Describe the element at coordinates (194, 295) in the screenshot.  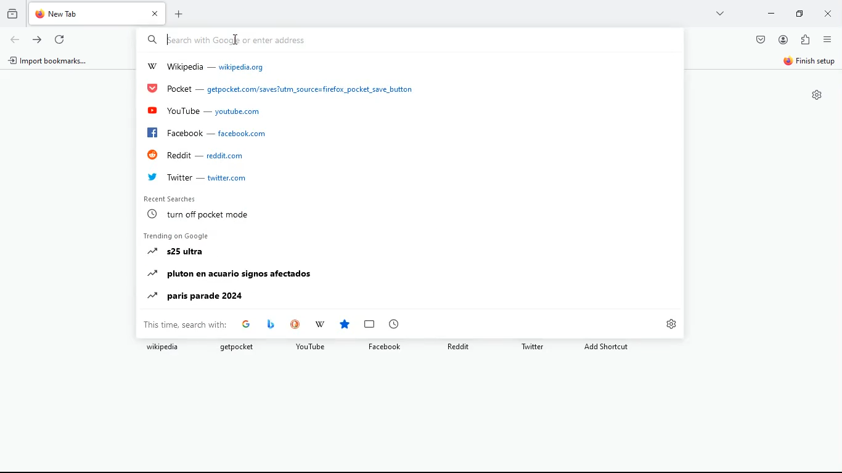
I see `~* paris parade 2024` at that location.